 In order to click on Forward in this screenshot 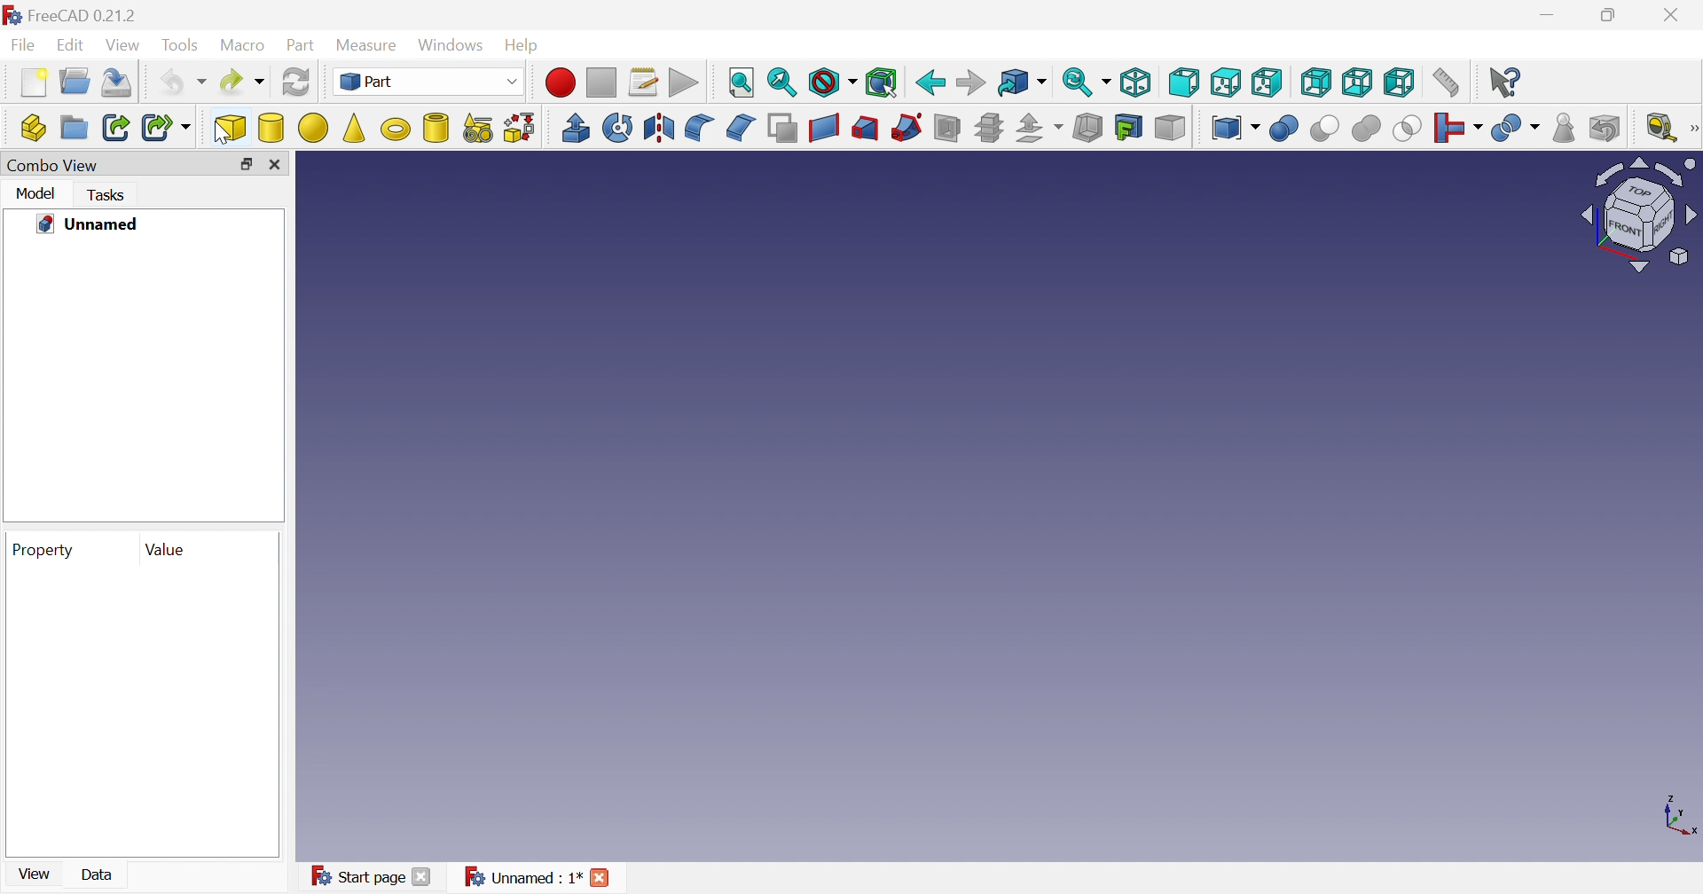, I will do `click(971, 83)`.